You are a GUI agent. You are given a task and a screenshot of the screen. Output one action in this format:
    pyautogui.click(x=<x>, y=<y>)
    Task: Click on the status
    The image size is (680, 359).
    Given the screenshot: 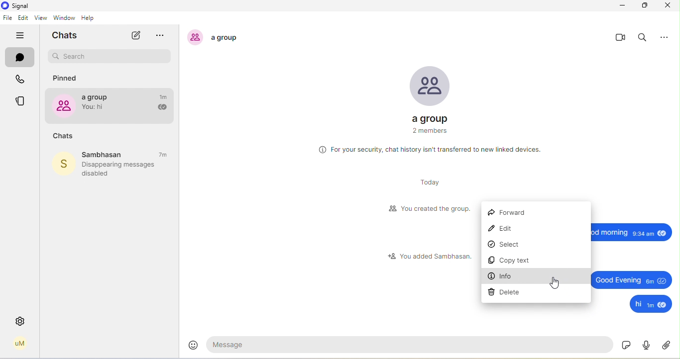 What is the action you would take?
    pyautogui.click(x=22, y=101)
    